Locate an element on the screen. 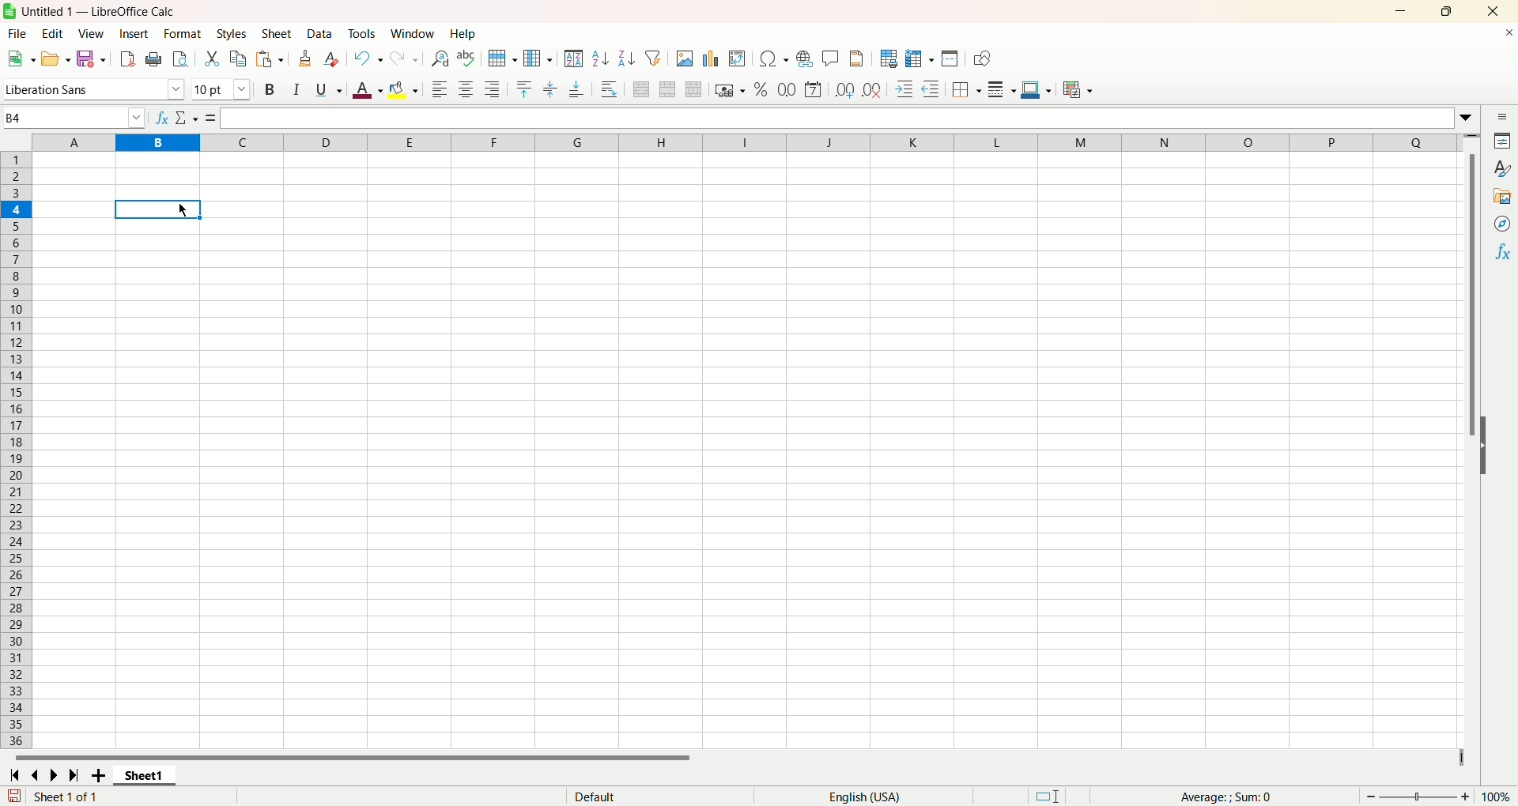 Image resolution: width=1518 pixels, height=806 pixels. header and footer is located at coordinates (857, 60).